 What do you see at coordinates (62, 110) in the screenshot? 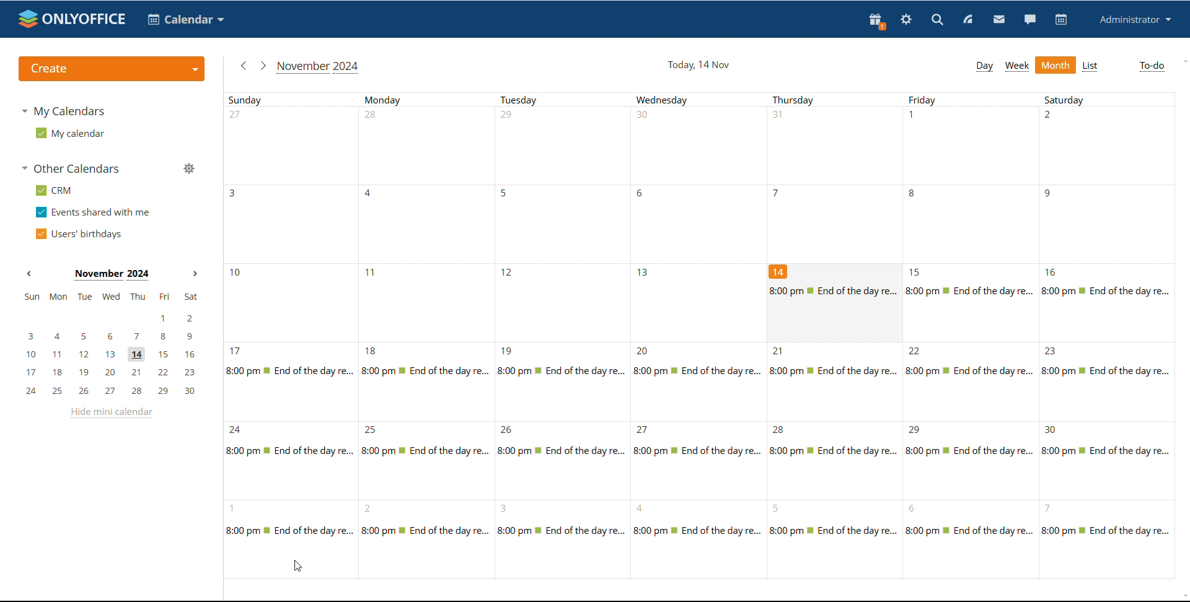
I see `my calendars` at bounding box center [62, 110].